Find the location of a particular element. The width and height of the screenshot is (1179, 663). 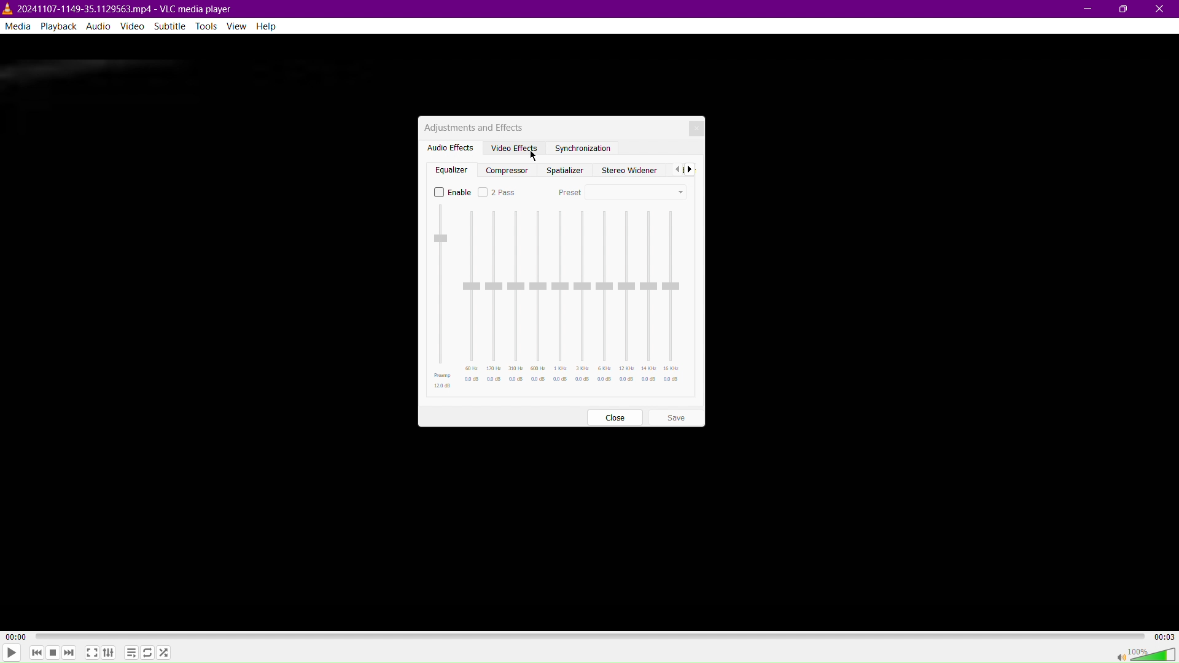

Minimize is located at coordinates (1089, 9).